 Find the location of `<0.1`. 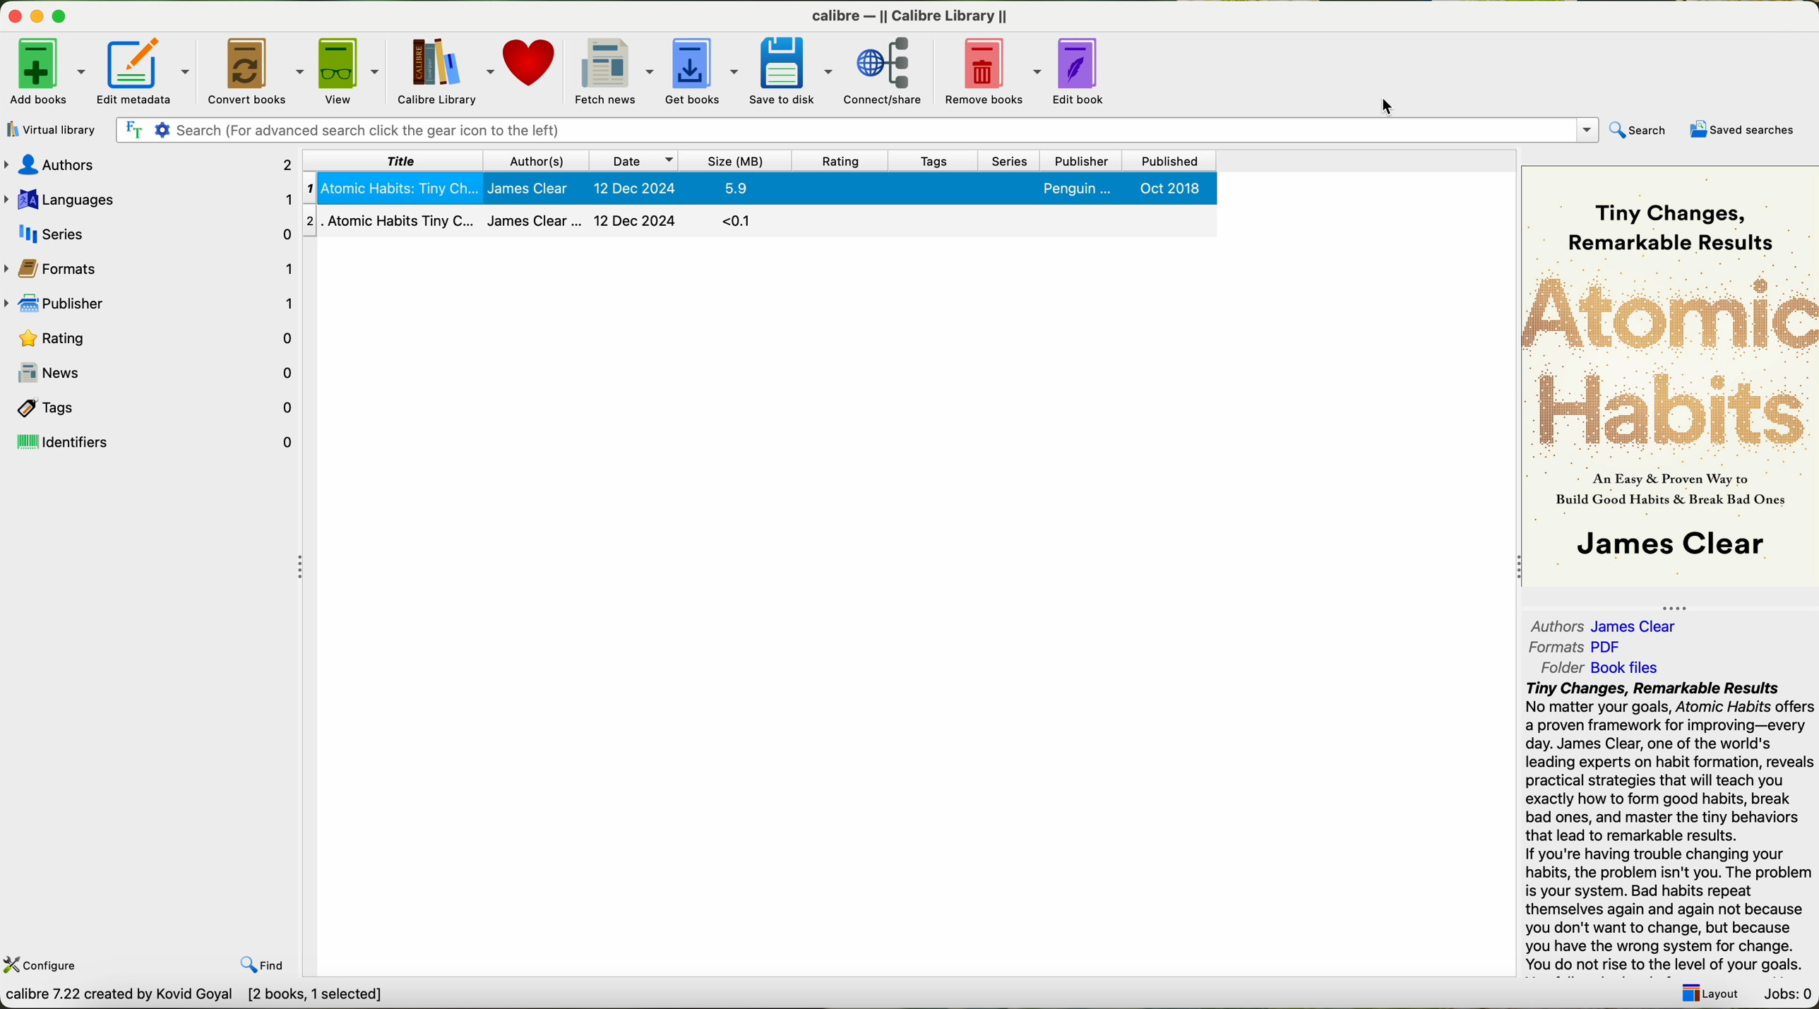

<0.1 is located at coordinates (749, 220).